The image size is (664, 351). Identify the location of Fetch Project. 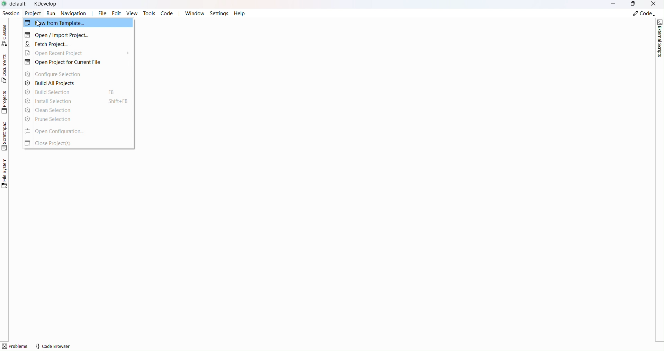
(60, 45).